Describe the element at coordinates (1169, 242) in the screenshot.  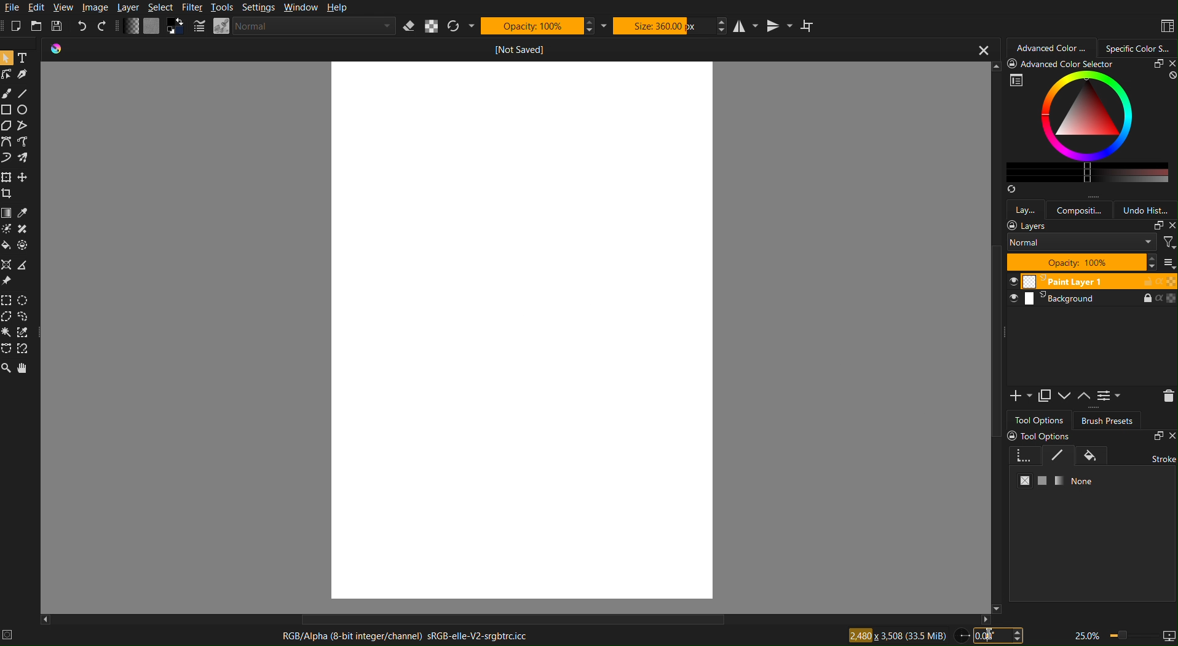
I see `filter` at that location.